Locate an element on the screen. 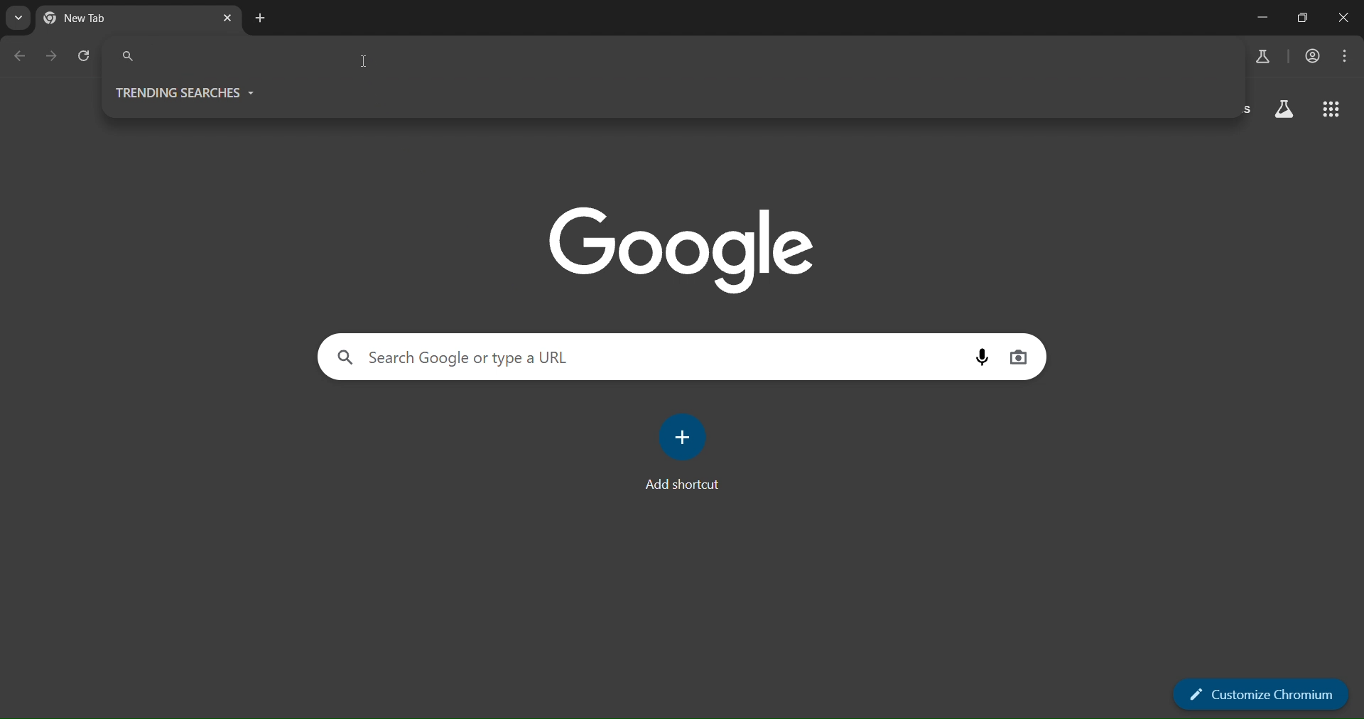 Image resolution: width=1364 pixels, height=719 pixels. menu is located at coordinates (1347, 54).